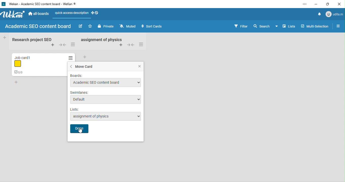  Describe the element at coordinates (85, 57) in the screenshot. I see `add card` at that location.